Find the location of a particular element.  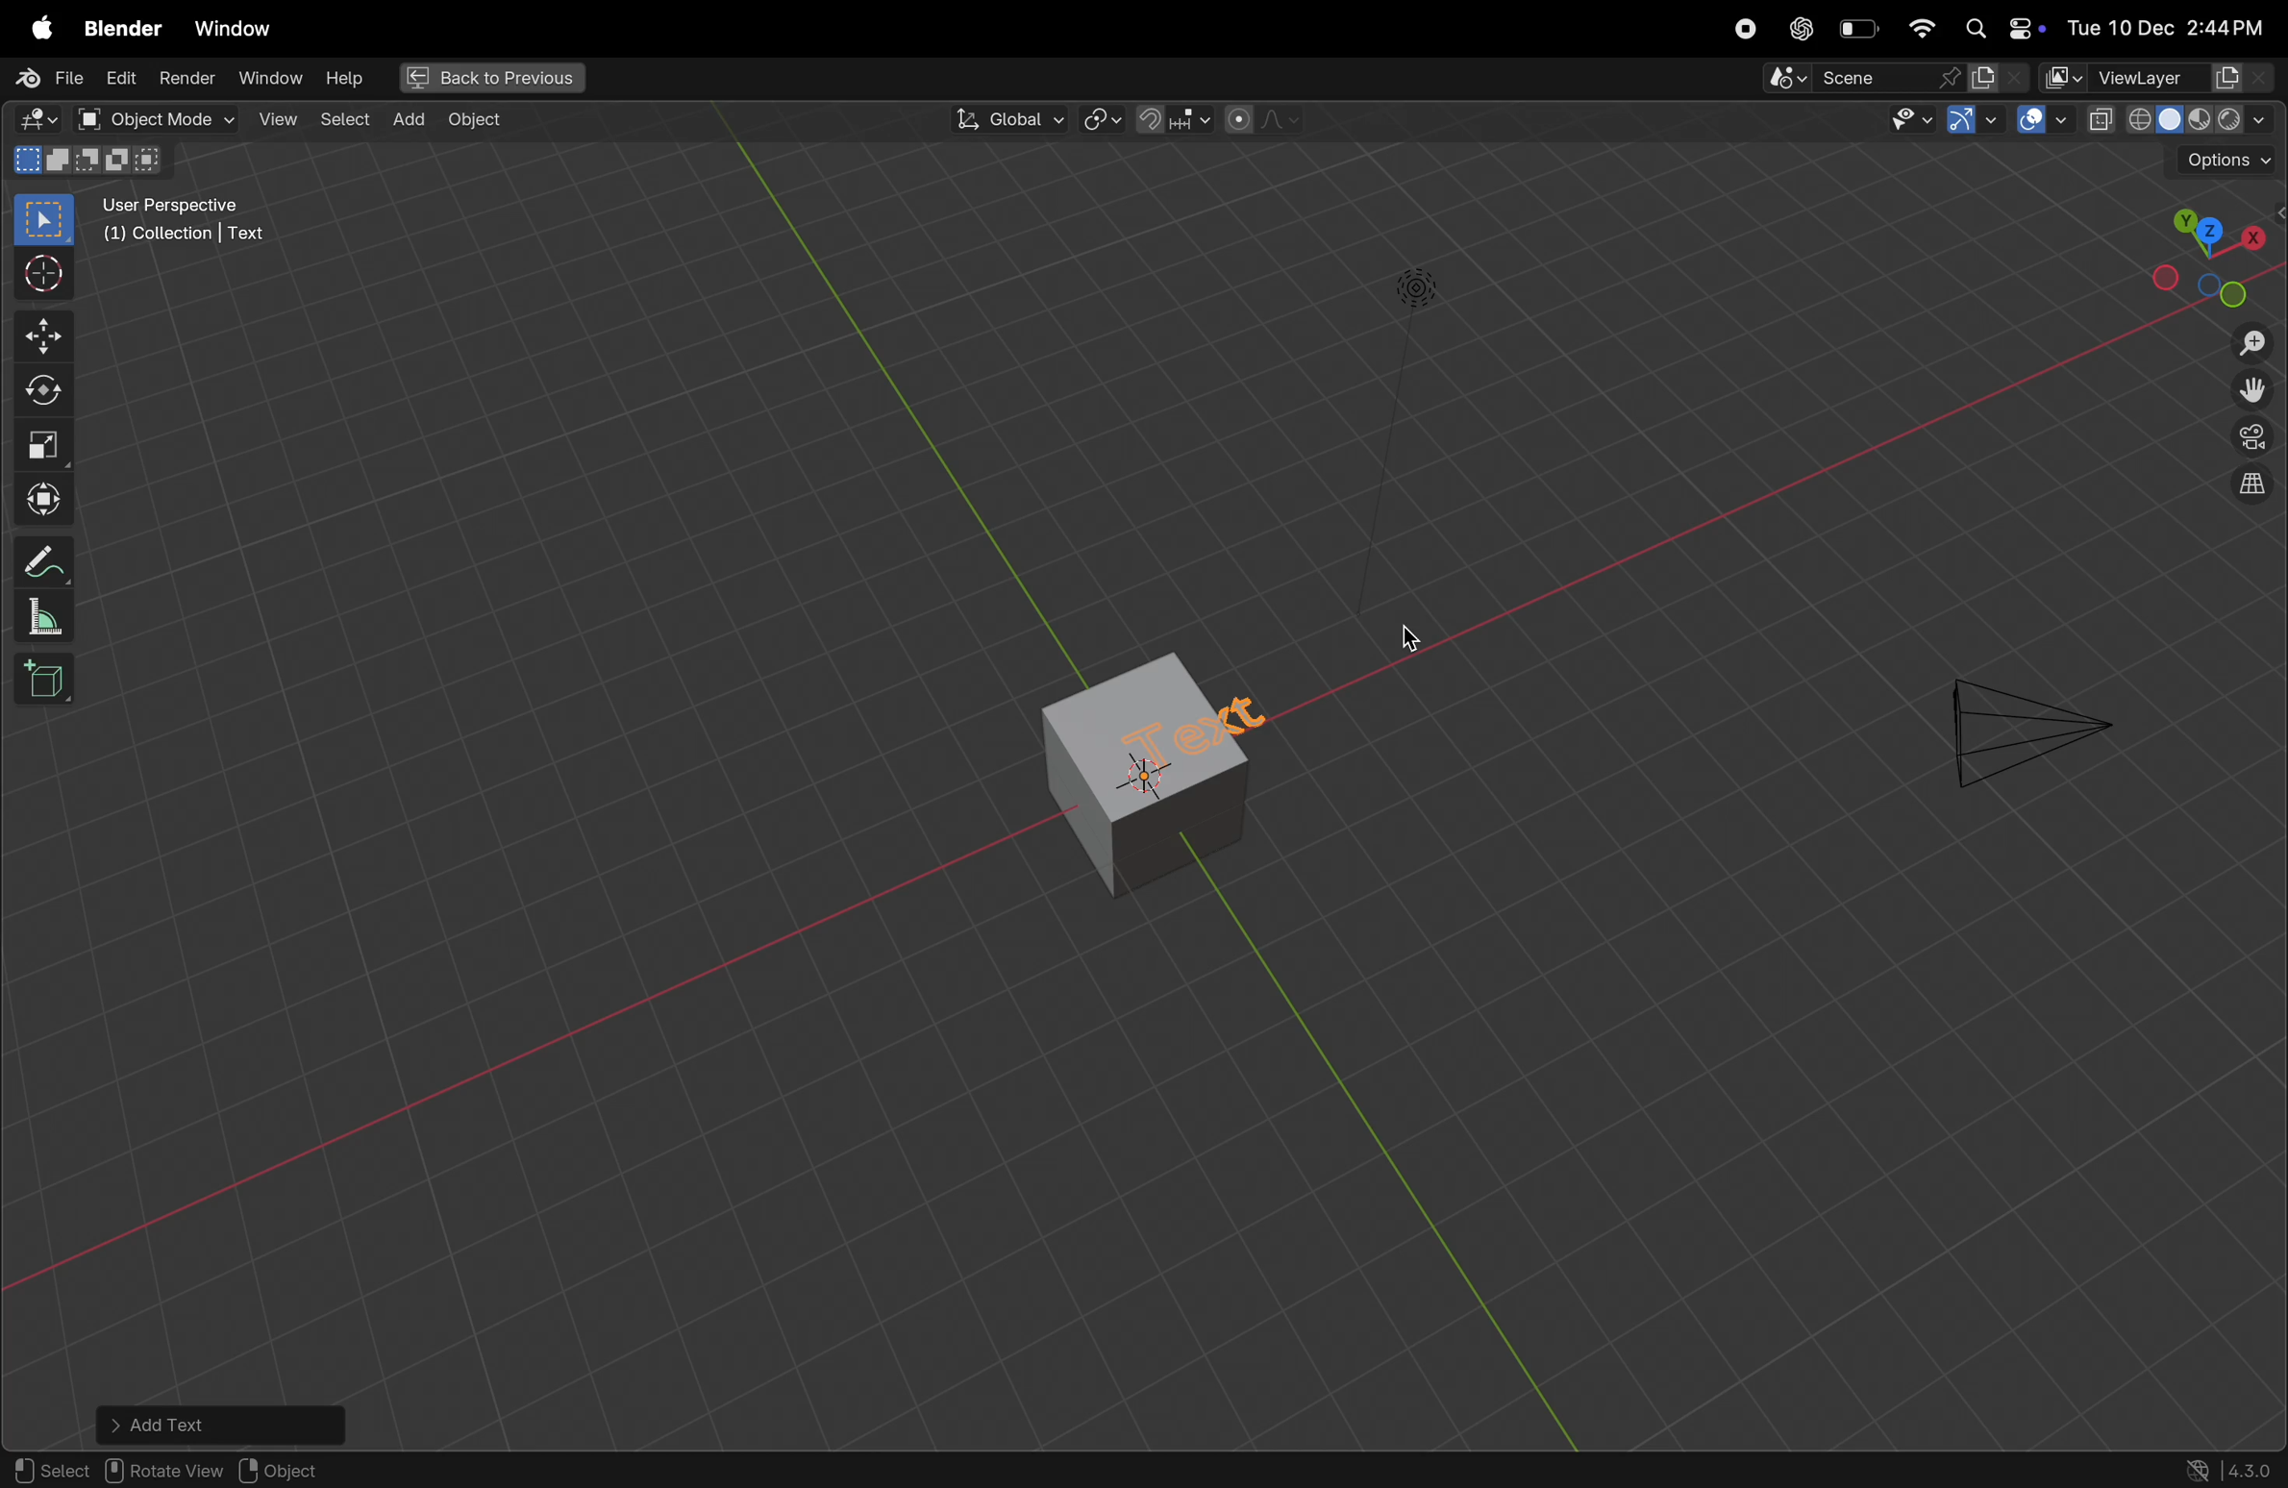

Lights is located at coordinates (1412, 290).